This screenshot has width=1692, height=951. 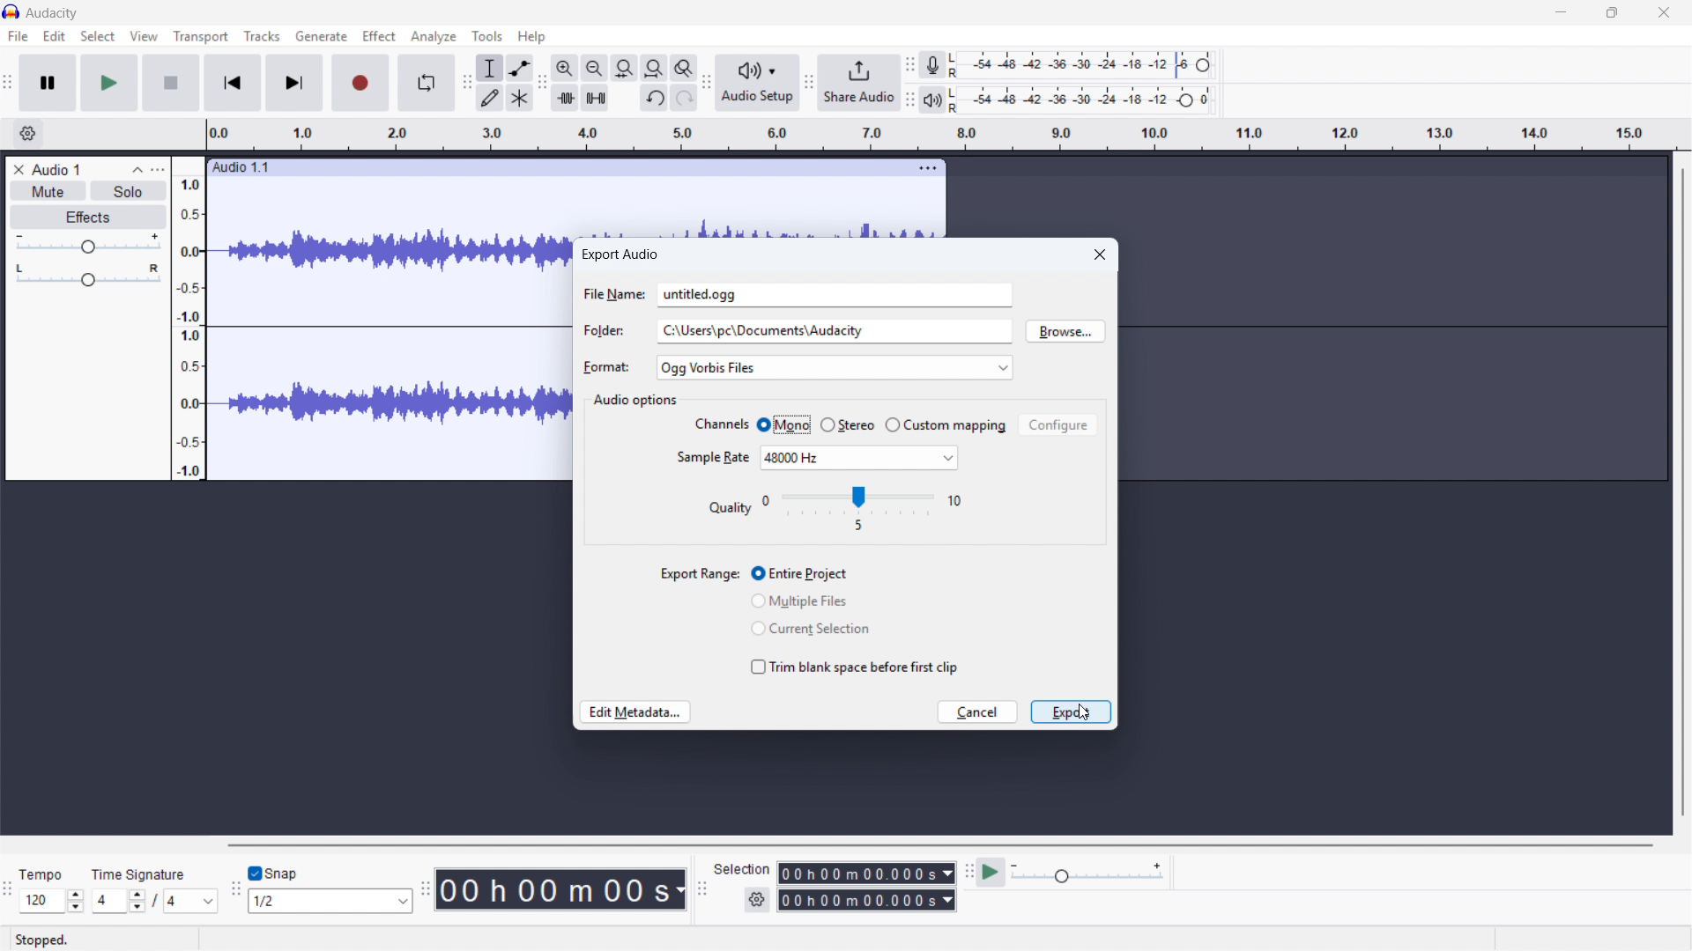 I want to click on Stereo , so click(x=848, y=424).